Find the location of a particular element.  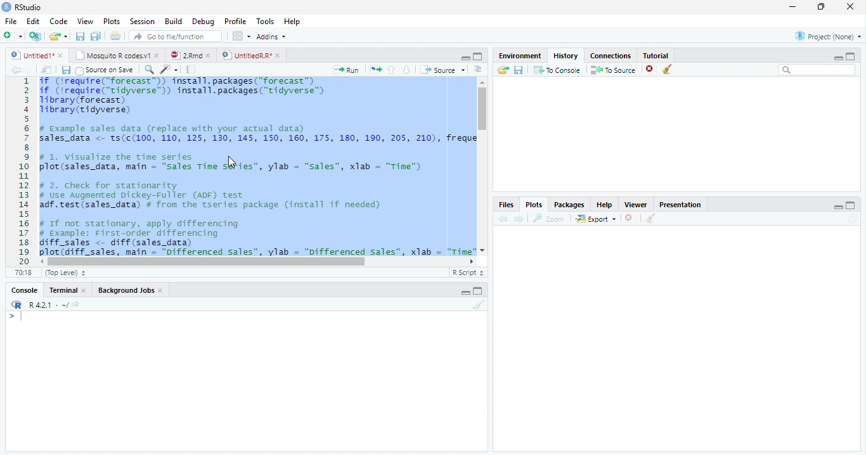

Open Folder is located at coordinates (59, 35).